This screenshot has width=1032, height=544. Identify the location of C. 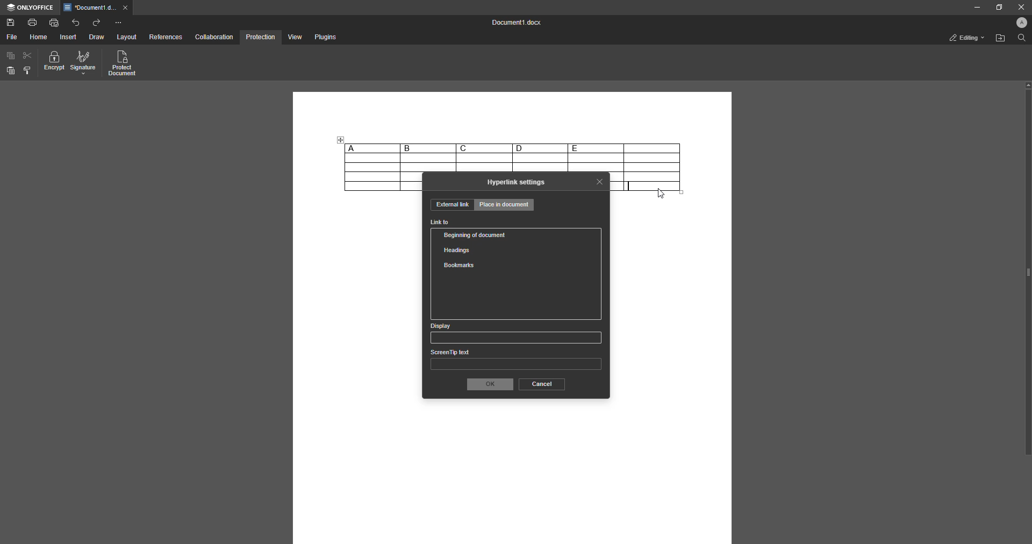
(484, 148).